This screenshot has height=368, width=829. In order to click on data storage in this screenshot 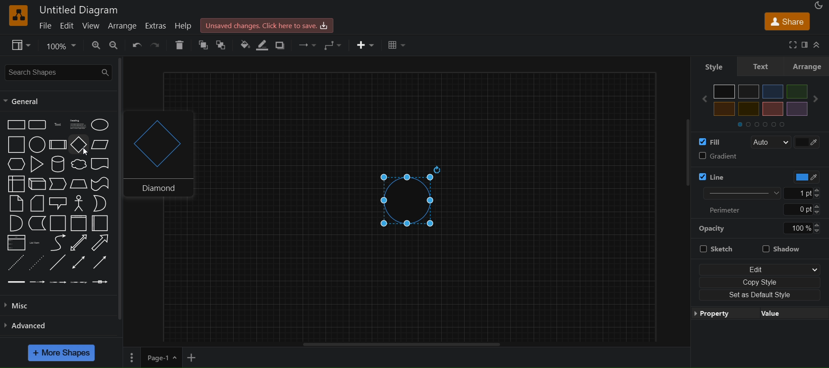, I will do `click(38, 223)`.